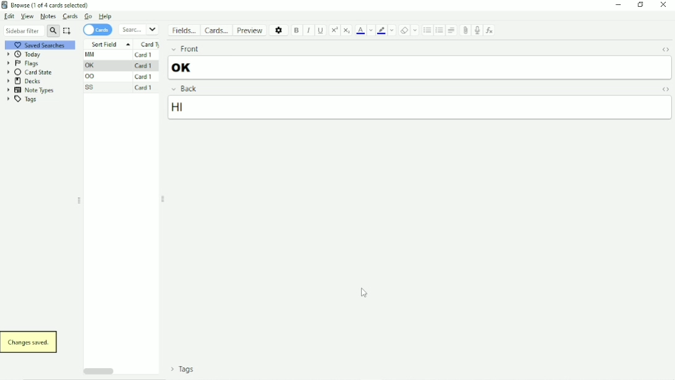 The width and height of the screenshot is (675, 380). What do you see at coordinates (466, 30) in the screenshot?
I see `Attach picture/audio/video` at bounding box center [466, 30].